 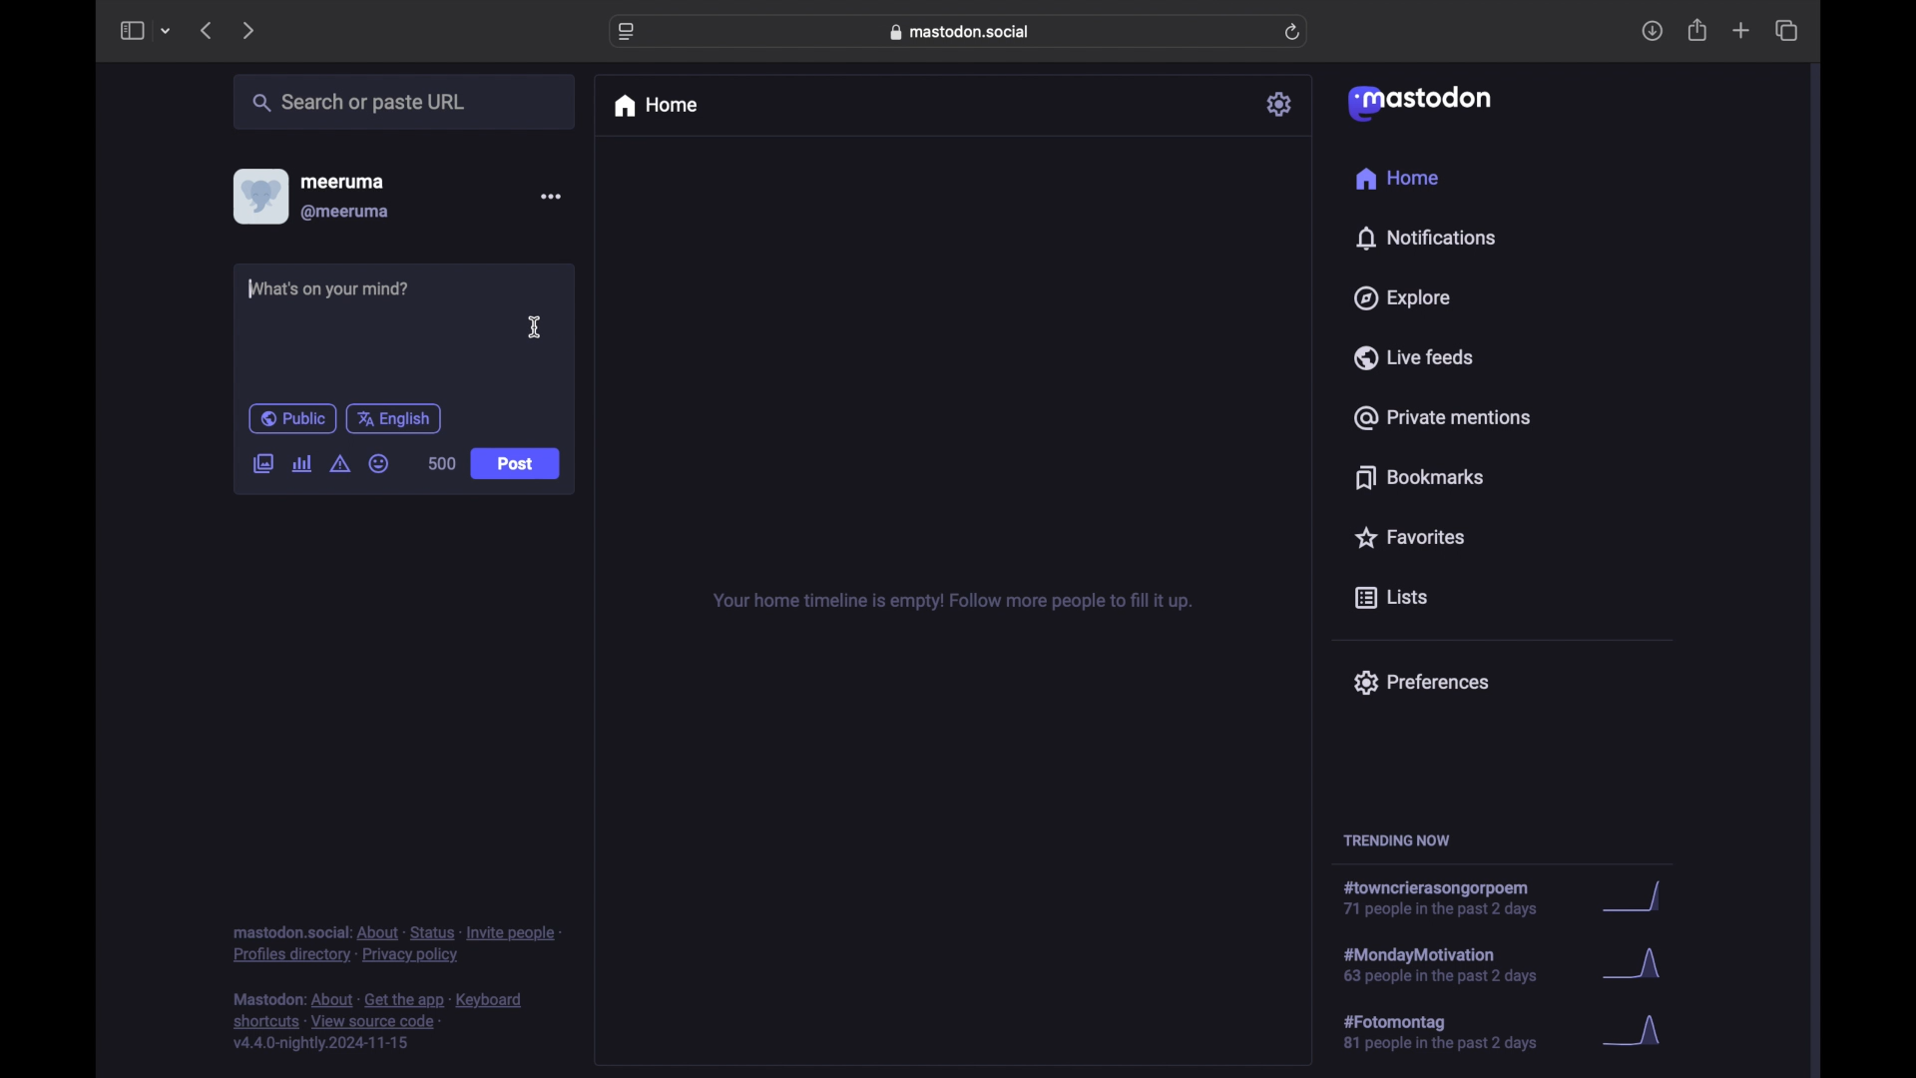 I want to click on your home timeline is  empty! follow for more tips, so click(x=950, y=602).